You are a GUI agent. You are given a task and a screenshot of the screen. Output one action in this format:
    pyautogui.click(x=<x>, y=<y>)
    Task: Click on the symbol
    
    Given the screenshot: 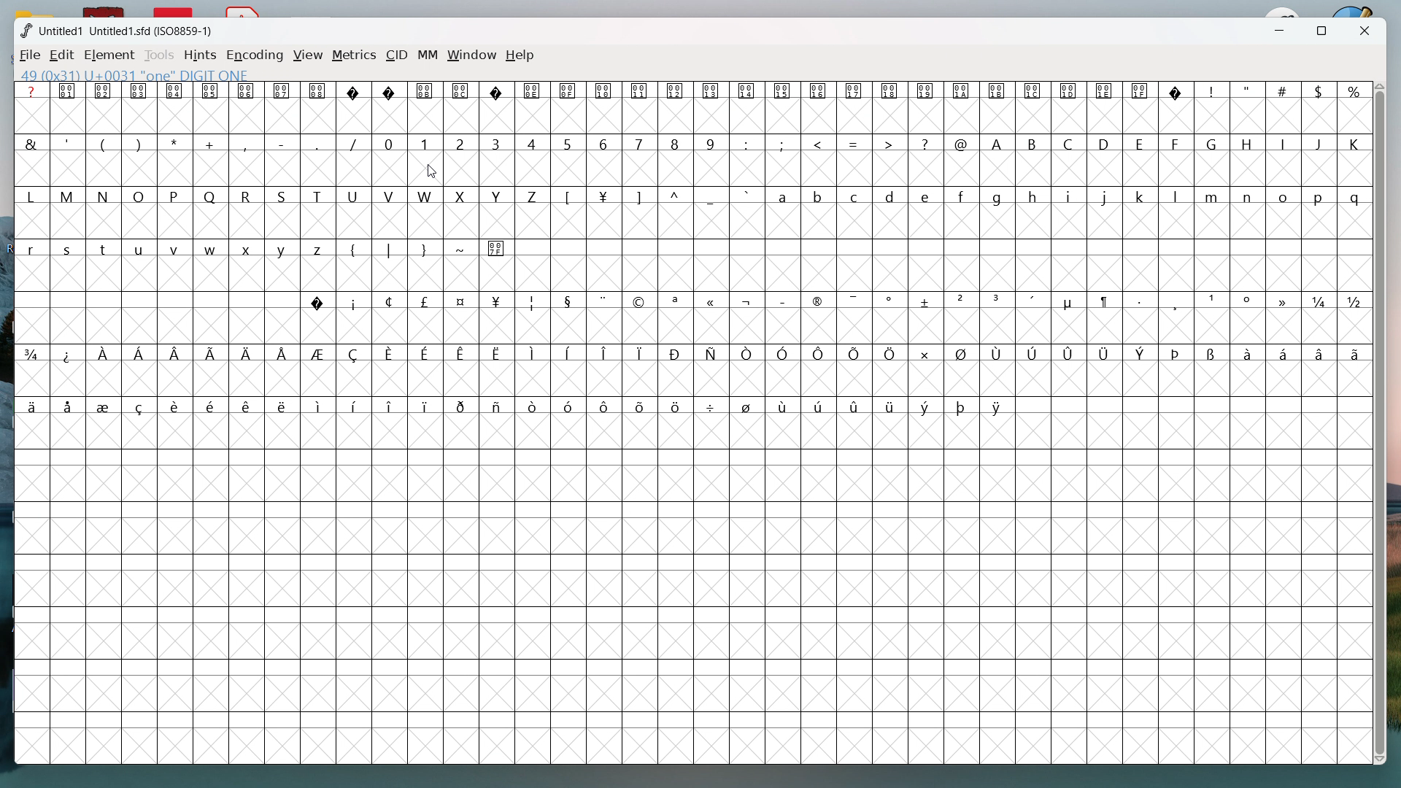 What is the action you would take?
    pyautogui.click(x=1106, y=301)
    